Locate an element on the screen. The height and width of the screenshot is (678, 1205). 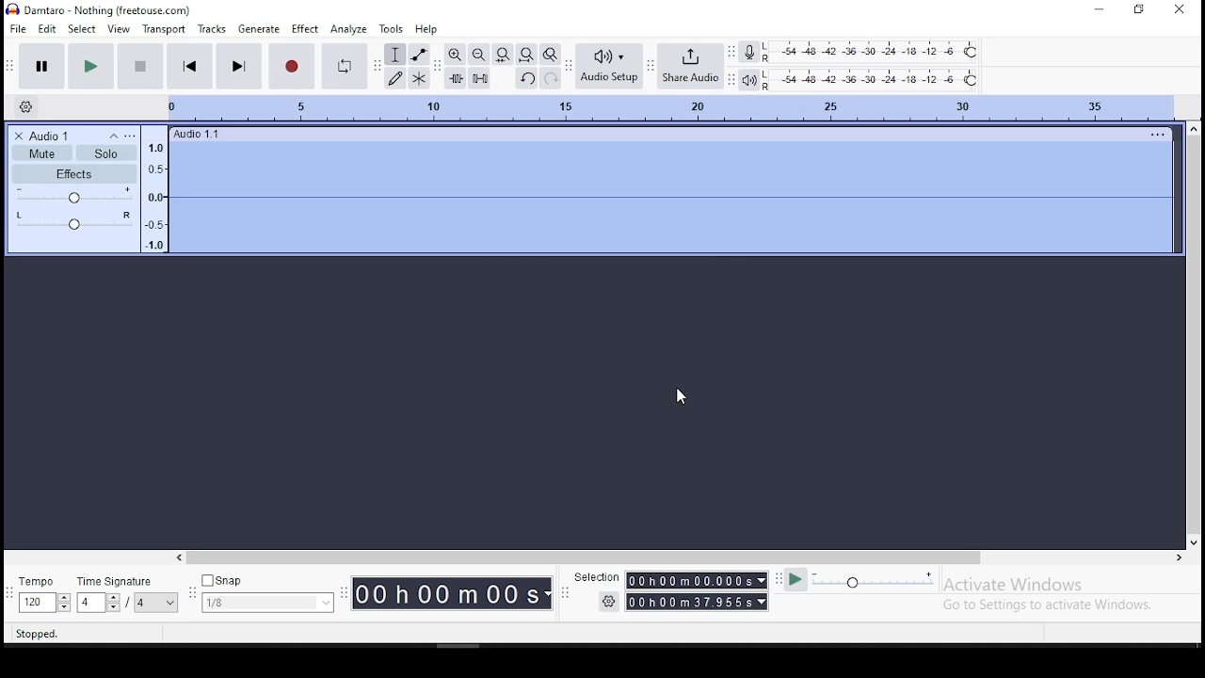
Timer is located at coordinates (457, 597).